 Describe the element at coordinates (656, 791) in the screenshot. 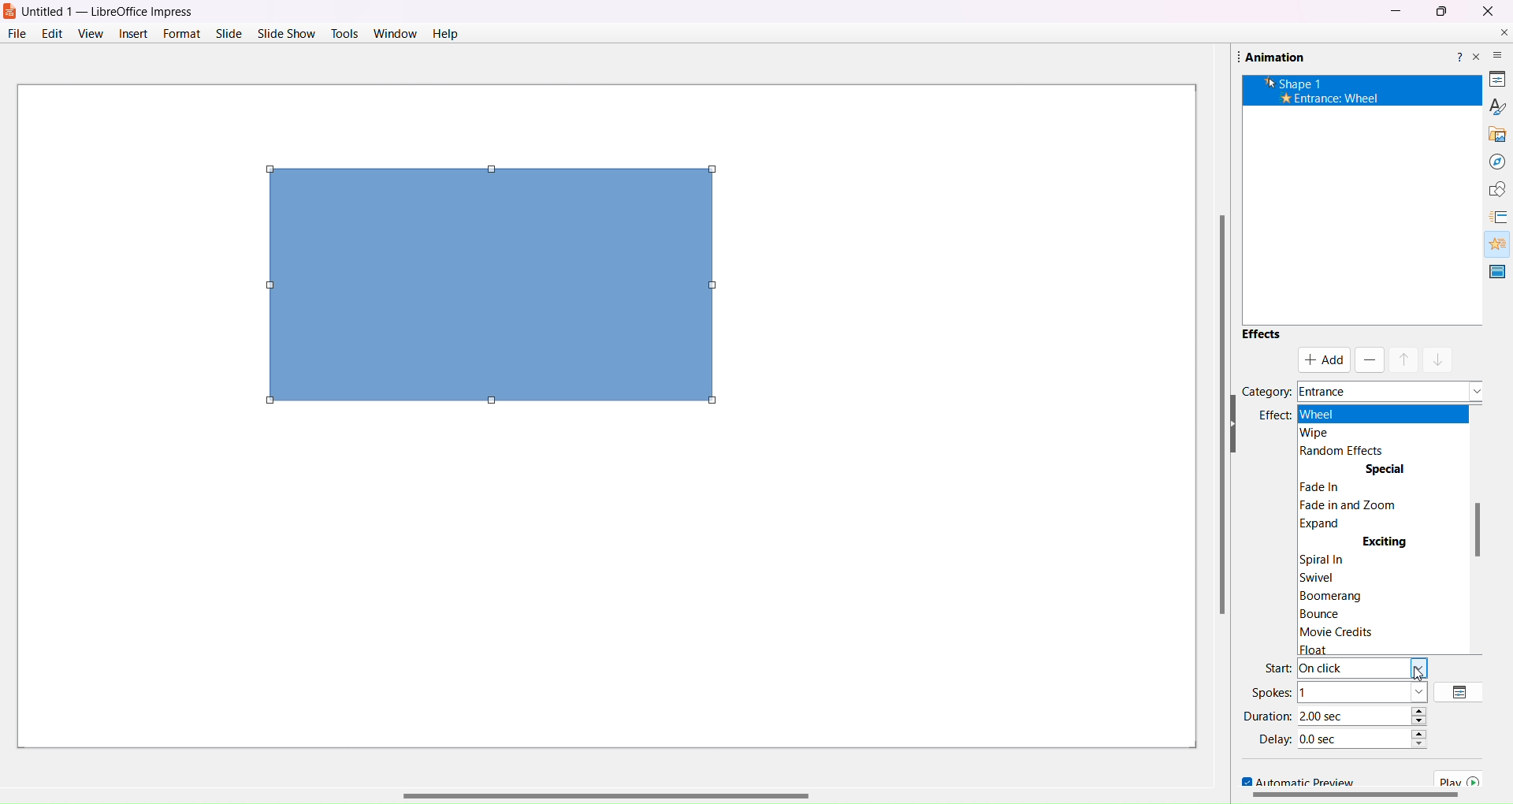

I see `Horizontal Scroll Bar` at that location.